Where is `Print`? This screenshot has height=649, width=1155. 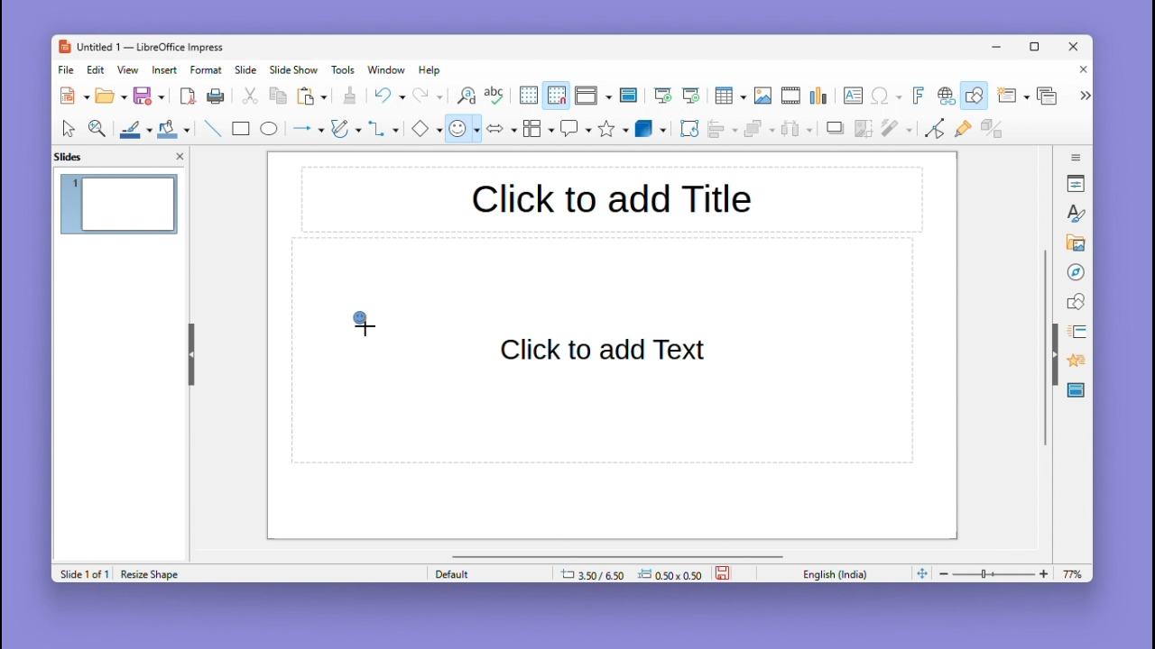 Print is located at coordinates (216, 96).